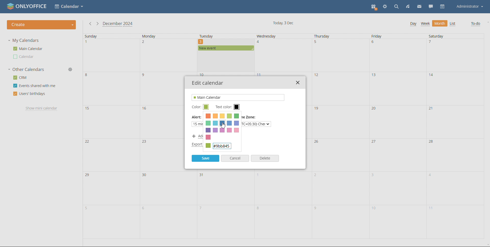 The height and width of the screenshot is (247, 490). I want to click on set color, so click(206, 107).